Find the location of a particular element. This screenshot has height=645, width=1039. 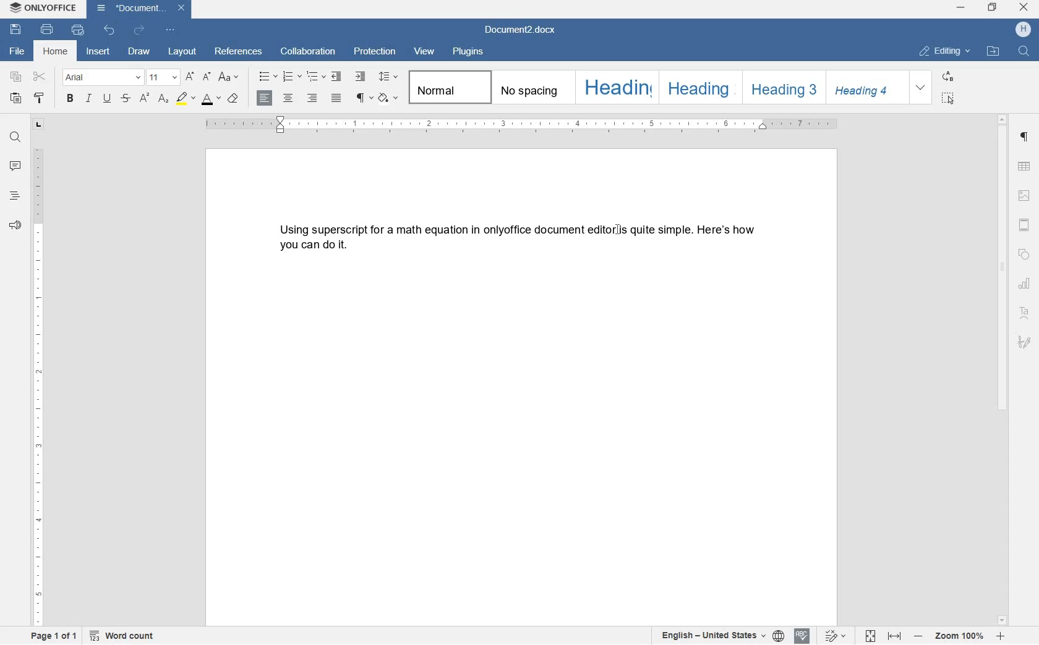

headings is located at coordinates (15, 196).